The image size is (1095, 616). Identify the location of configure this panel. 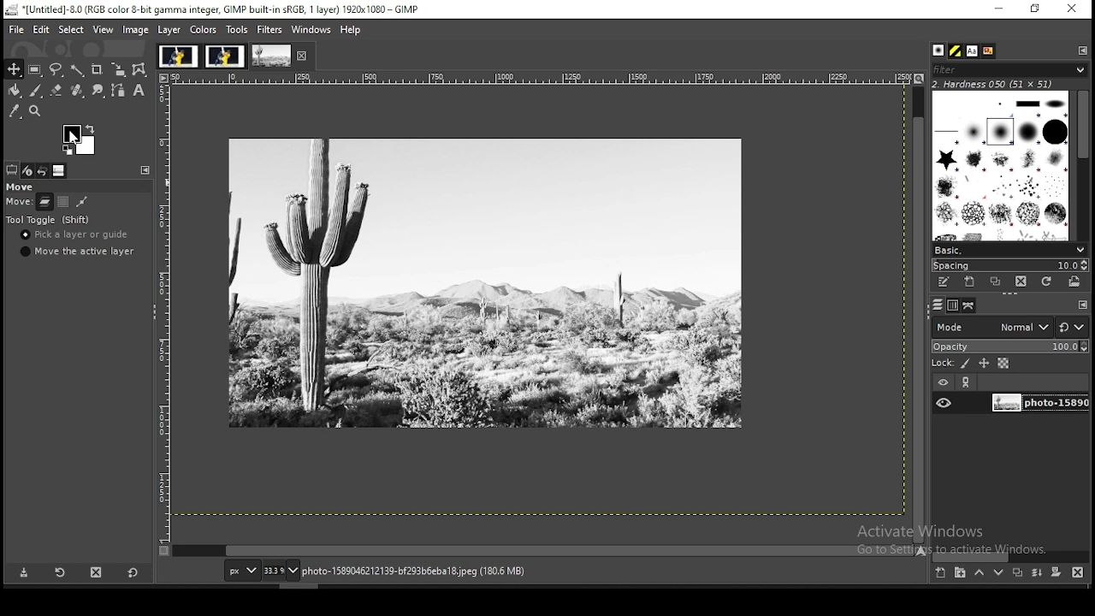
(145, 170).